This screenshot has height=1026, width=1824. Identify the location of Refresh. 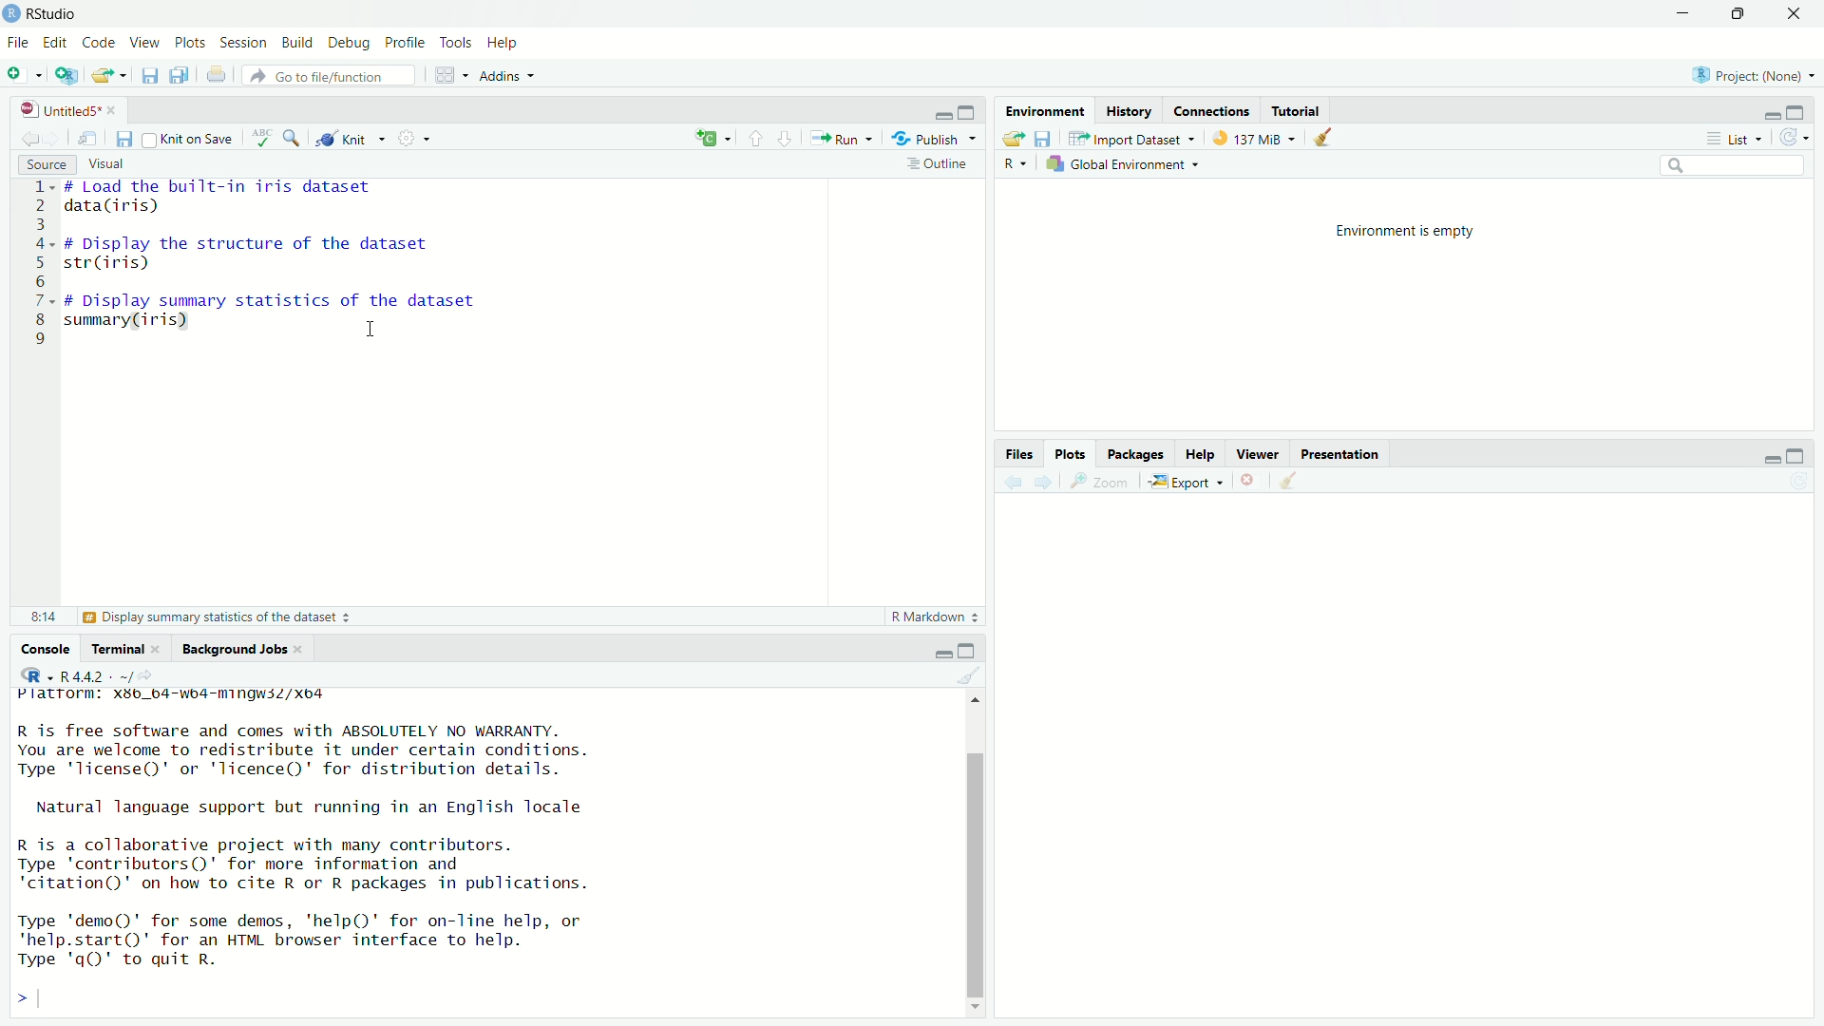
(1793, 138).